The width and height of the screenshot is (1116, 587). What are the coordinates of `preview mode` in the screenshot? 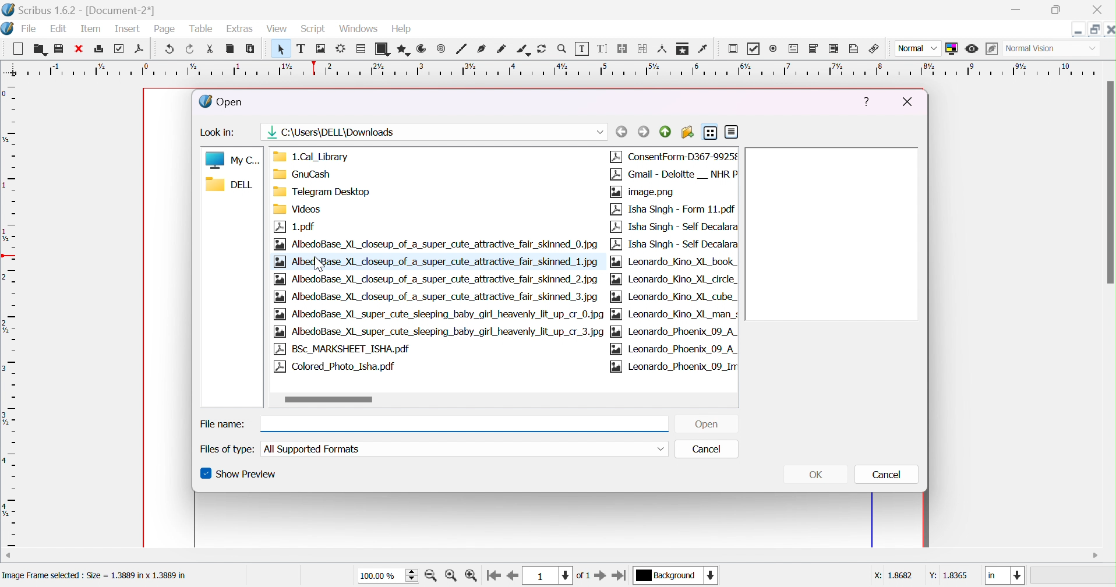 It's located at (973, 49).